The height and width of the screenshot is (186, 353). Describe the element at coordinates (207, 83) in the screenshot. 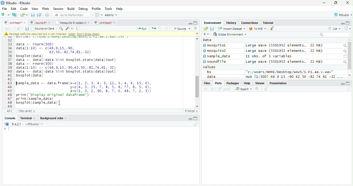

I see `Files` at that location.